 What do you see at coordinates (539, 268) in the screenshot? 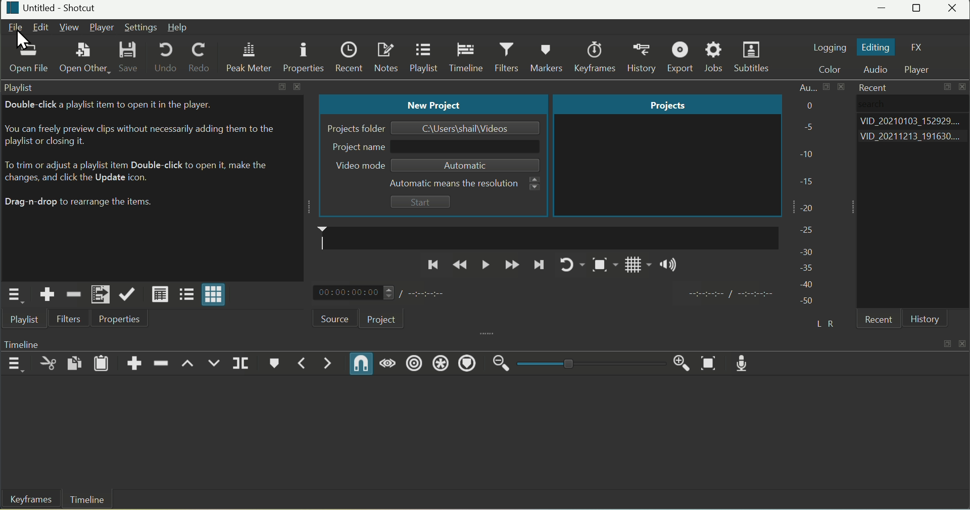
I see `Next` at bounding box center [539, 268].